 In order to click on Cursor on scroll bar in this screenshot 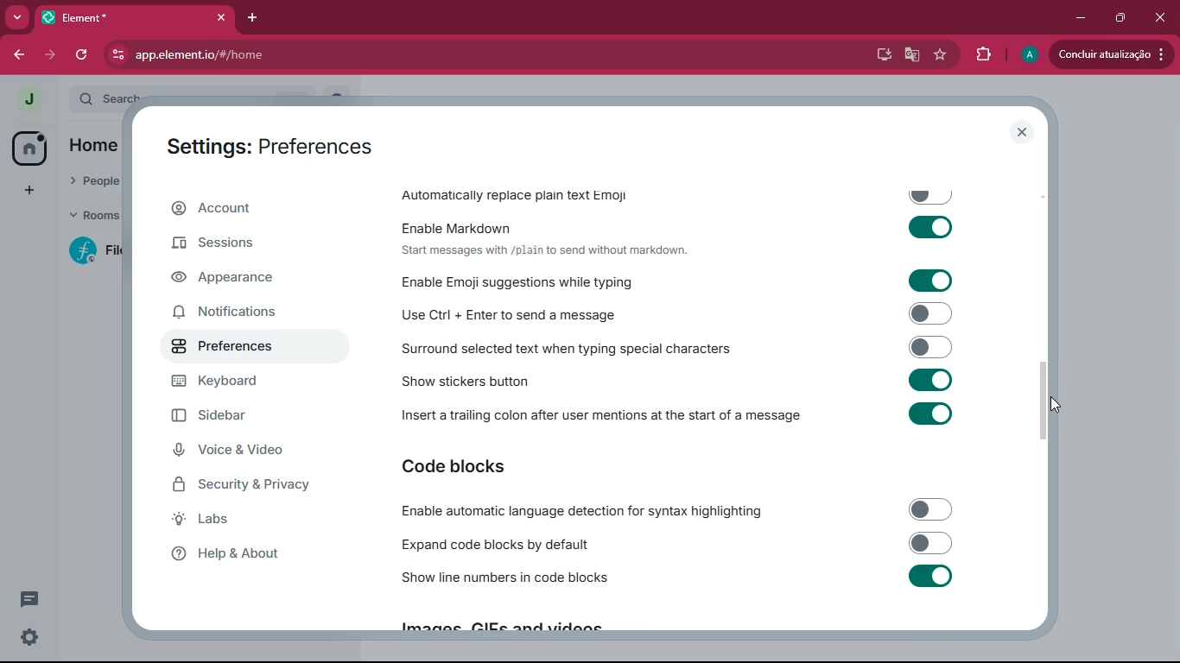, I will do `click(1053, 401)`.